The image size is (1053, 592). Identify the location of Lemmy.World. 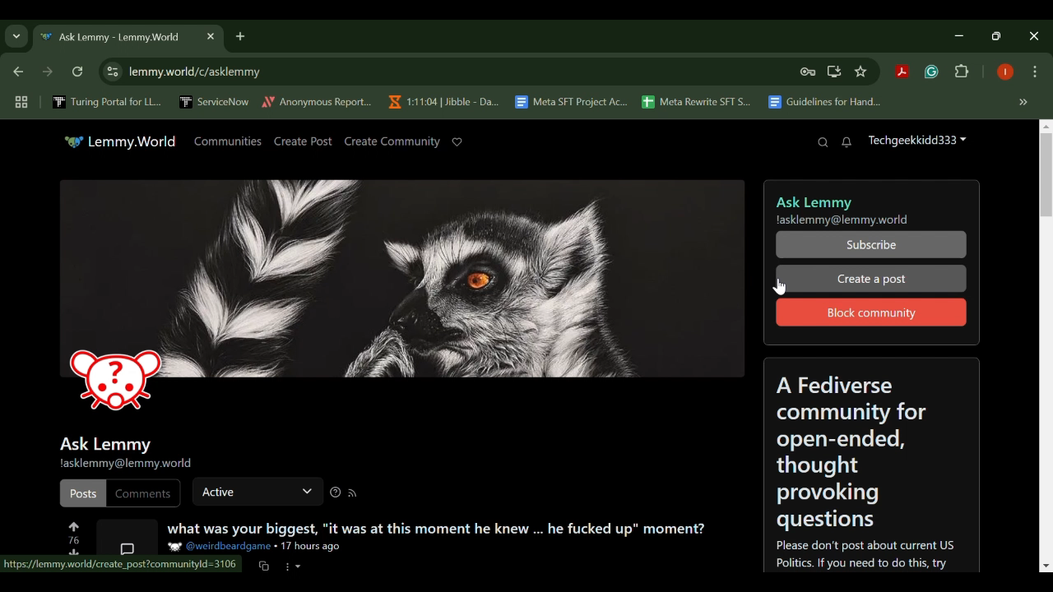
(120, 141).